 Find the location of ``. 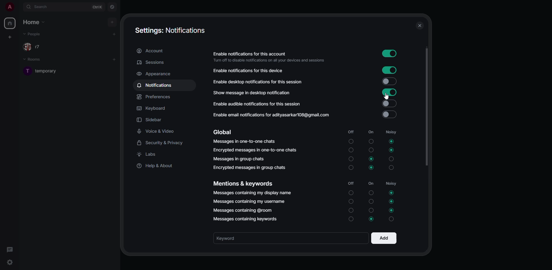

 is located at coordinates (389, 103).